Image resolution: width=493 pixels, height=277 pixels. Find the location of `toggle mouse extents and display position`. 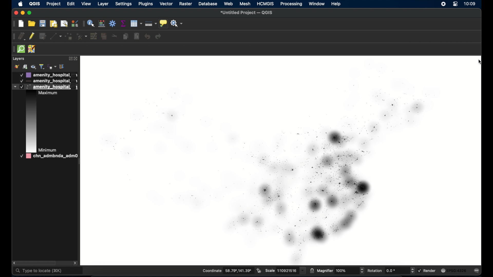

toggle mouse extents and display position is located at coordinates (259, 270).